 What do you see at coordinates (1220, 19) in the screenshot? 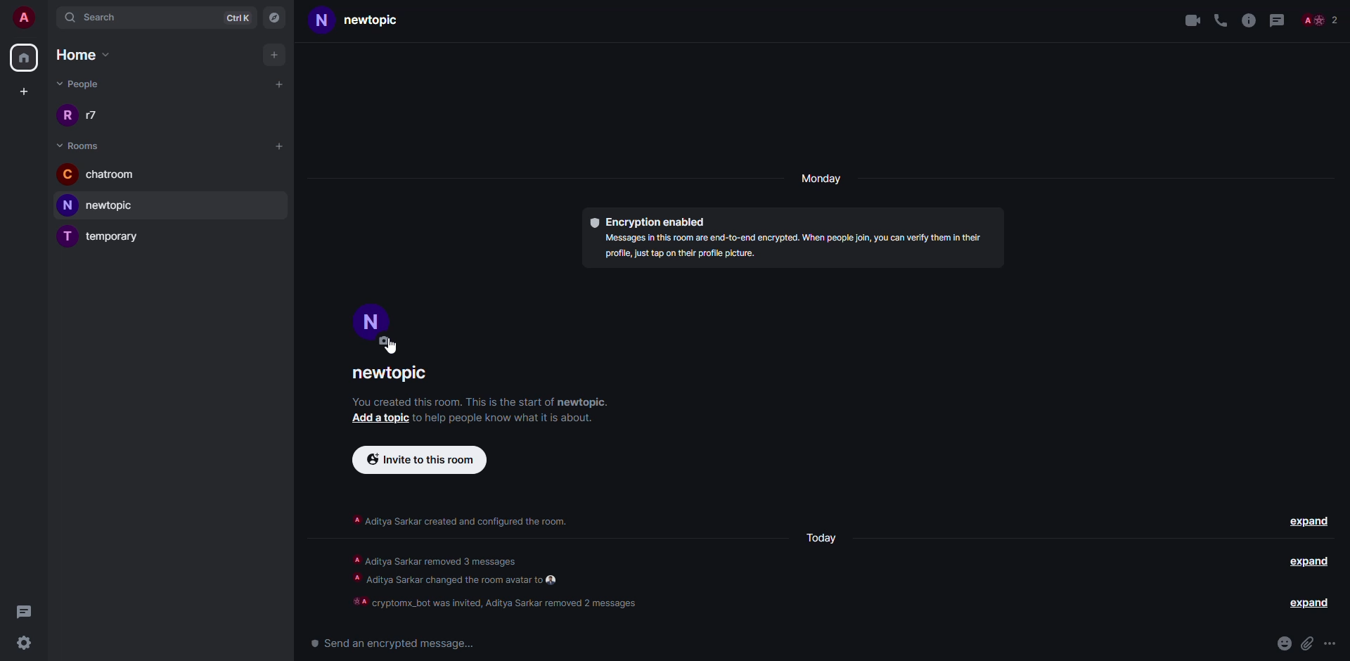
I see `voice call` at bounding box center [1220, 19].